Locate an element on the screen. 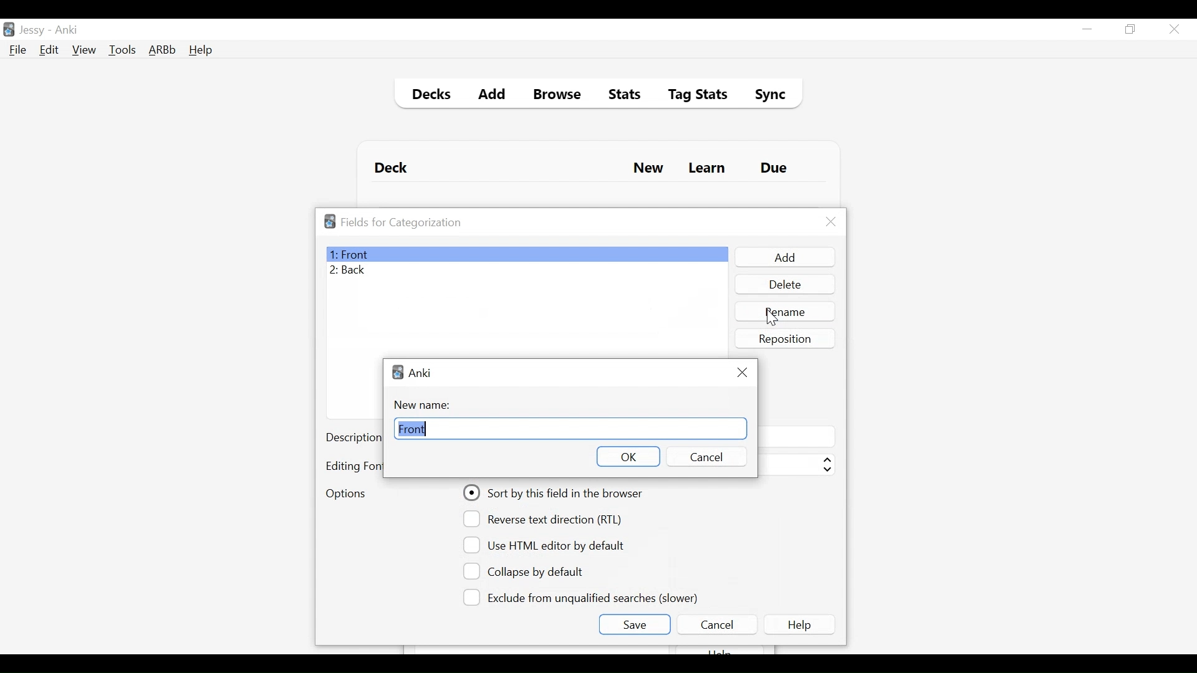  Advanced Review Button bar is located at coordinates (163, 50).